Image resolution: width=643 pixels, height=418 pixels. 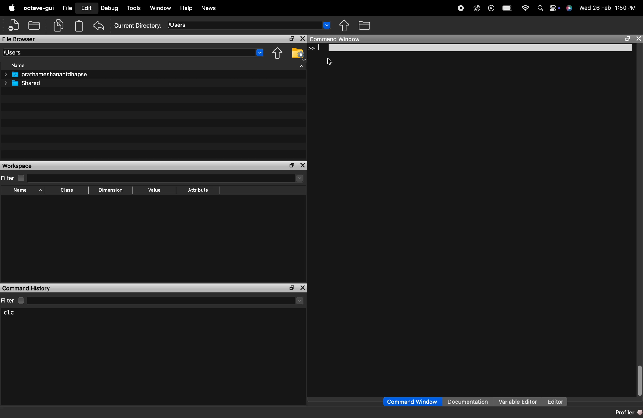 What do you see at coordinates (518, 402) in the screenshot?
I see `Variable Editor` at bounding box center [518, 402].